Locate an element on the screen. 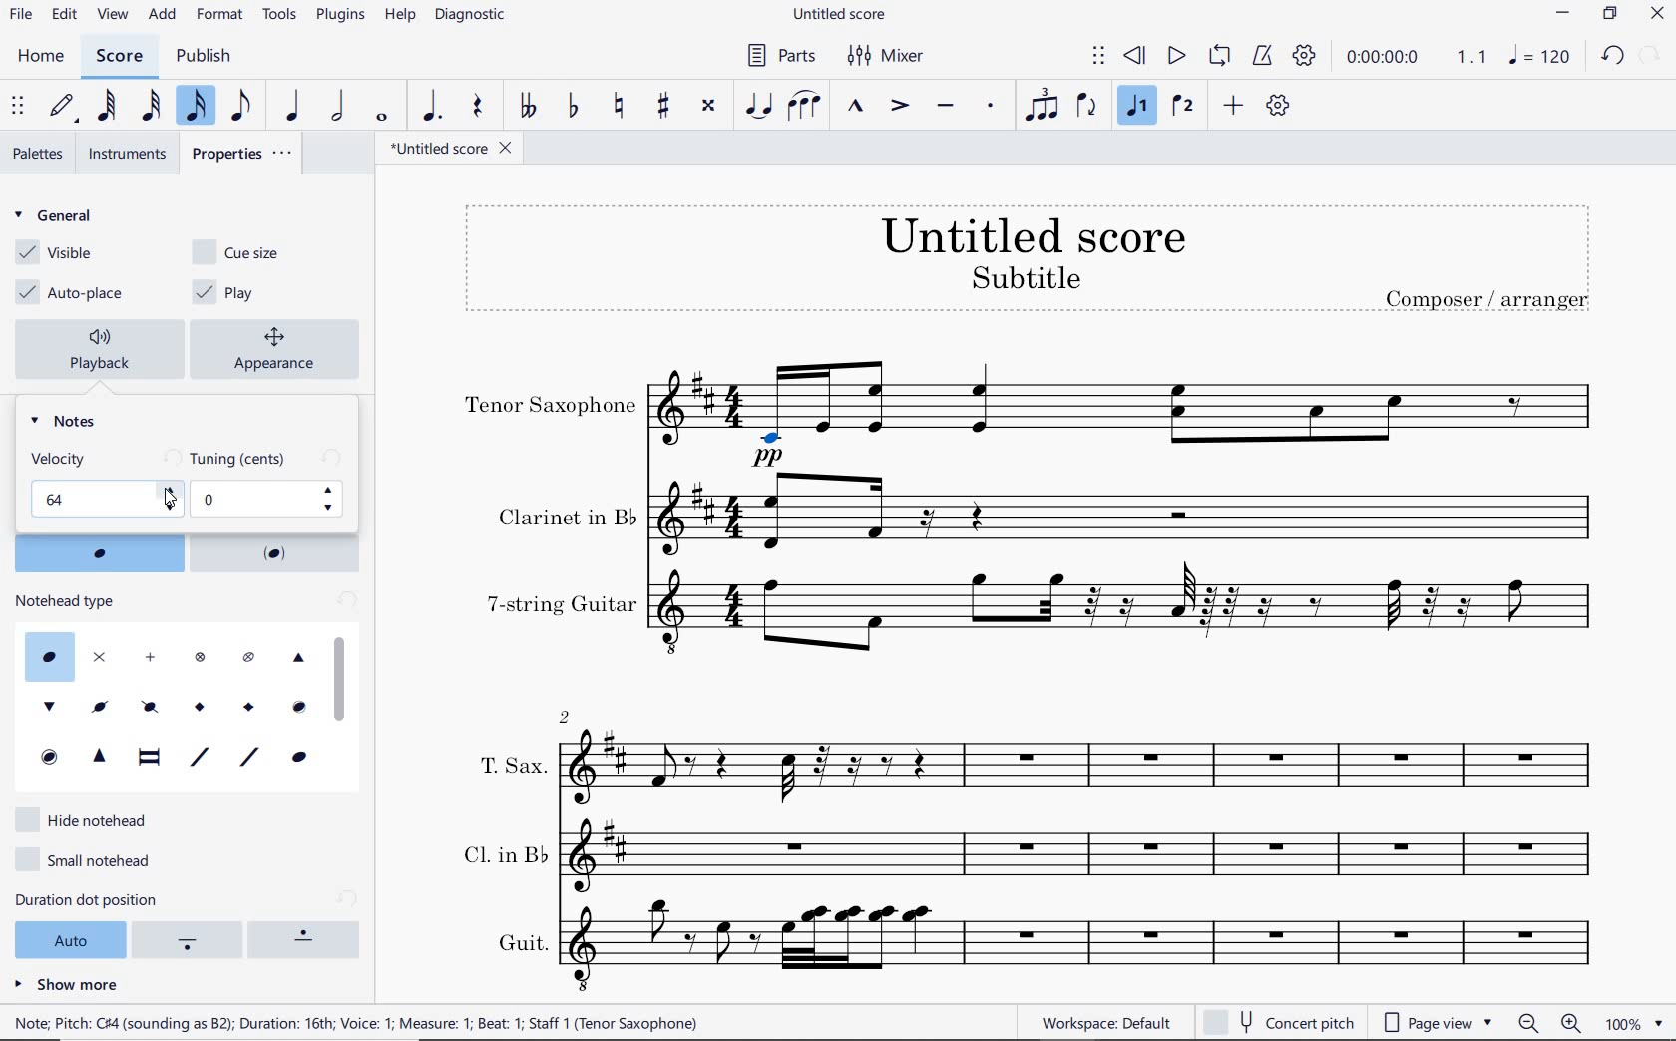 This screenshot has height=1041, width=1676. 2 is located at coordinates (566, 715).